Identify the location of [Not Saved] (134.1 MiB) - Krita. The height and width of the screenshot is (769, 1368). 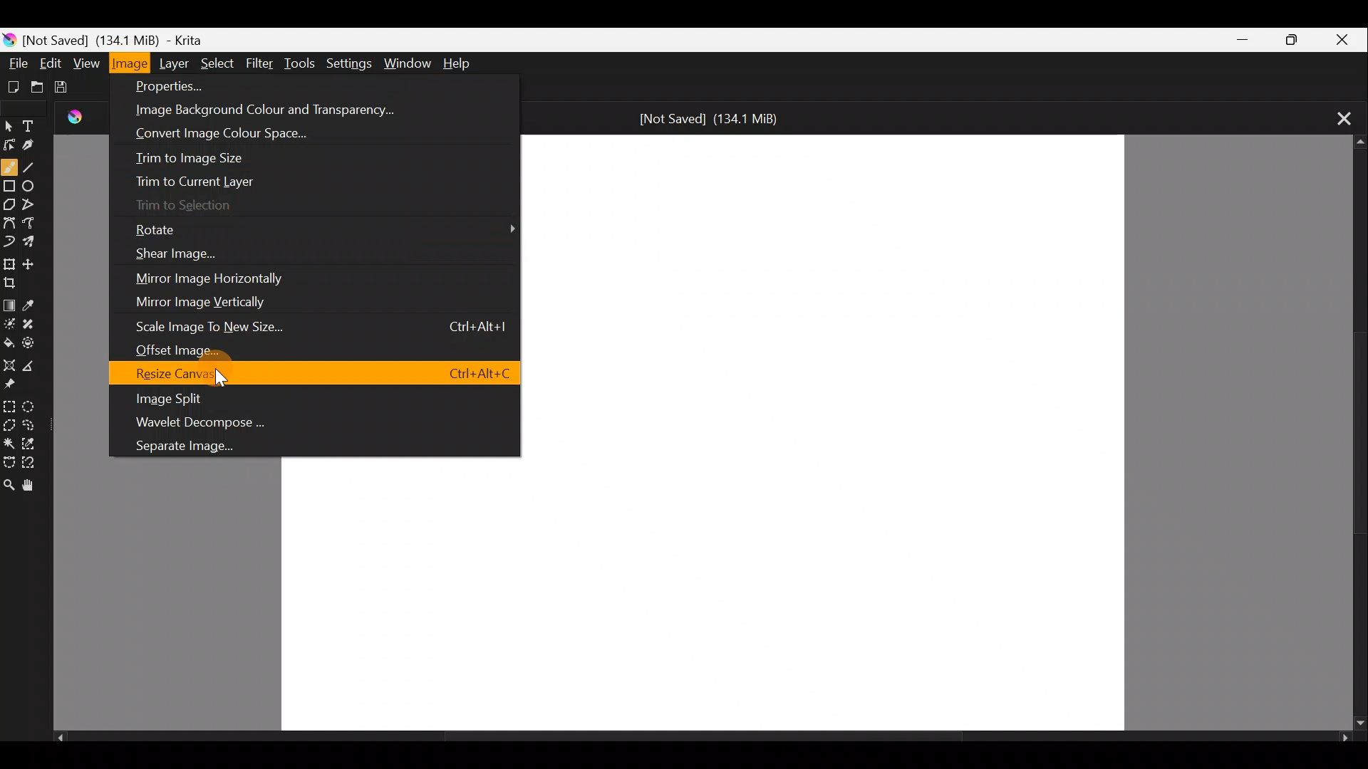
(150, 37).